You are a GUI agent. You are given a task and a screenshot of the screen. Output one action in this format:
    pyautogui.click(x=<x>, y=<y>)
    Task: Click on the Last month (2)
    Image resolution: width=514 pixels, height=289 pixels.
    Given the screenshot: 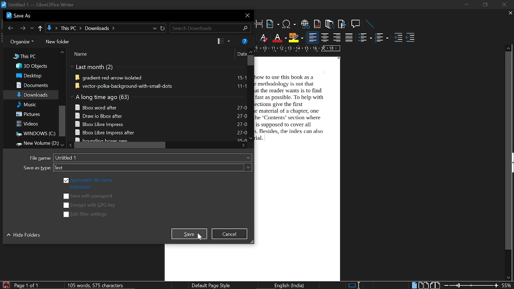 What is the action you would take?
    pyautogui.click(x=92, y=67)
    